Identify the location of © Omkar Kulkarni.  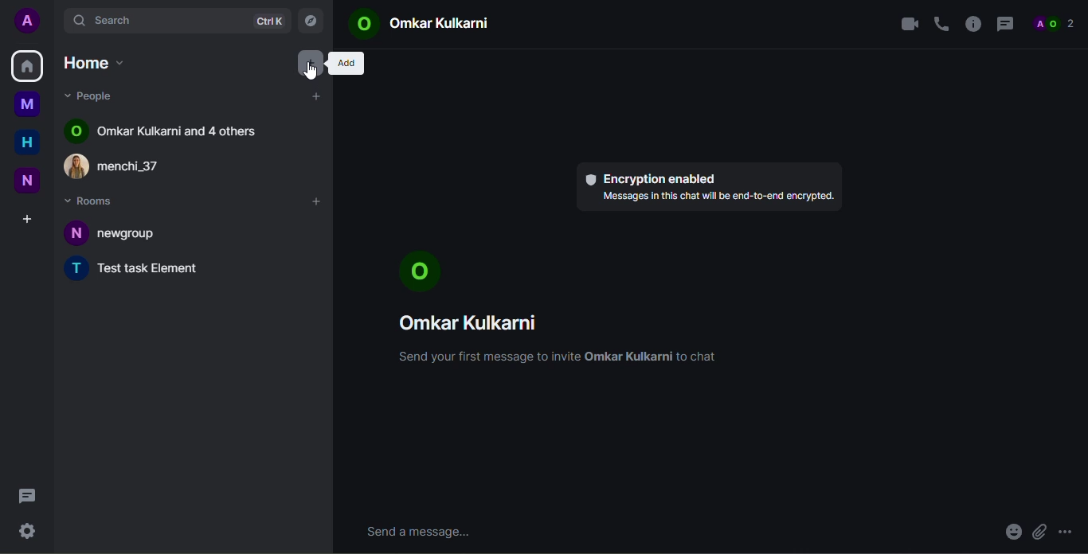
(416, 24).